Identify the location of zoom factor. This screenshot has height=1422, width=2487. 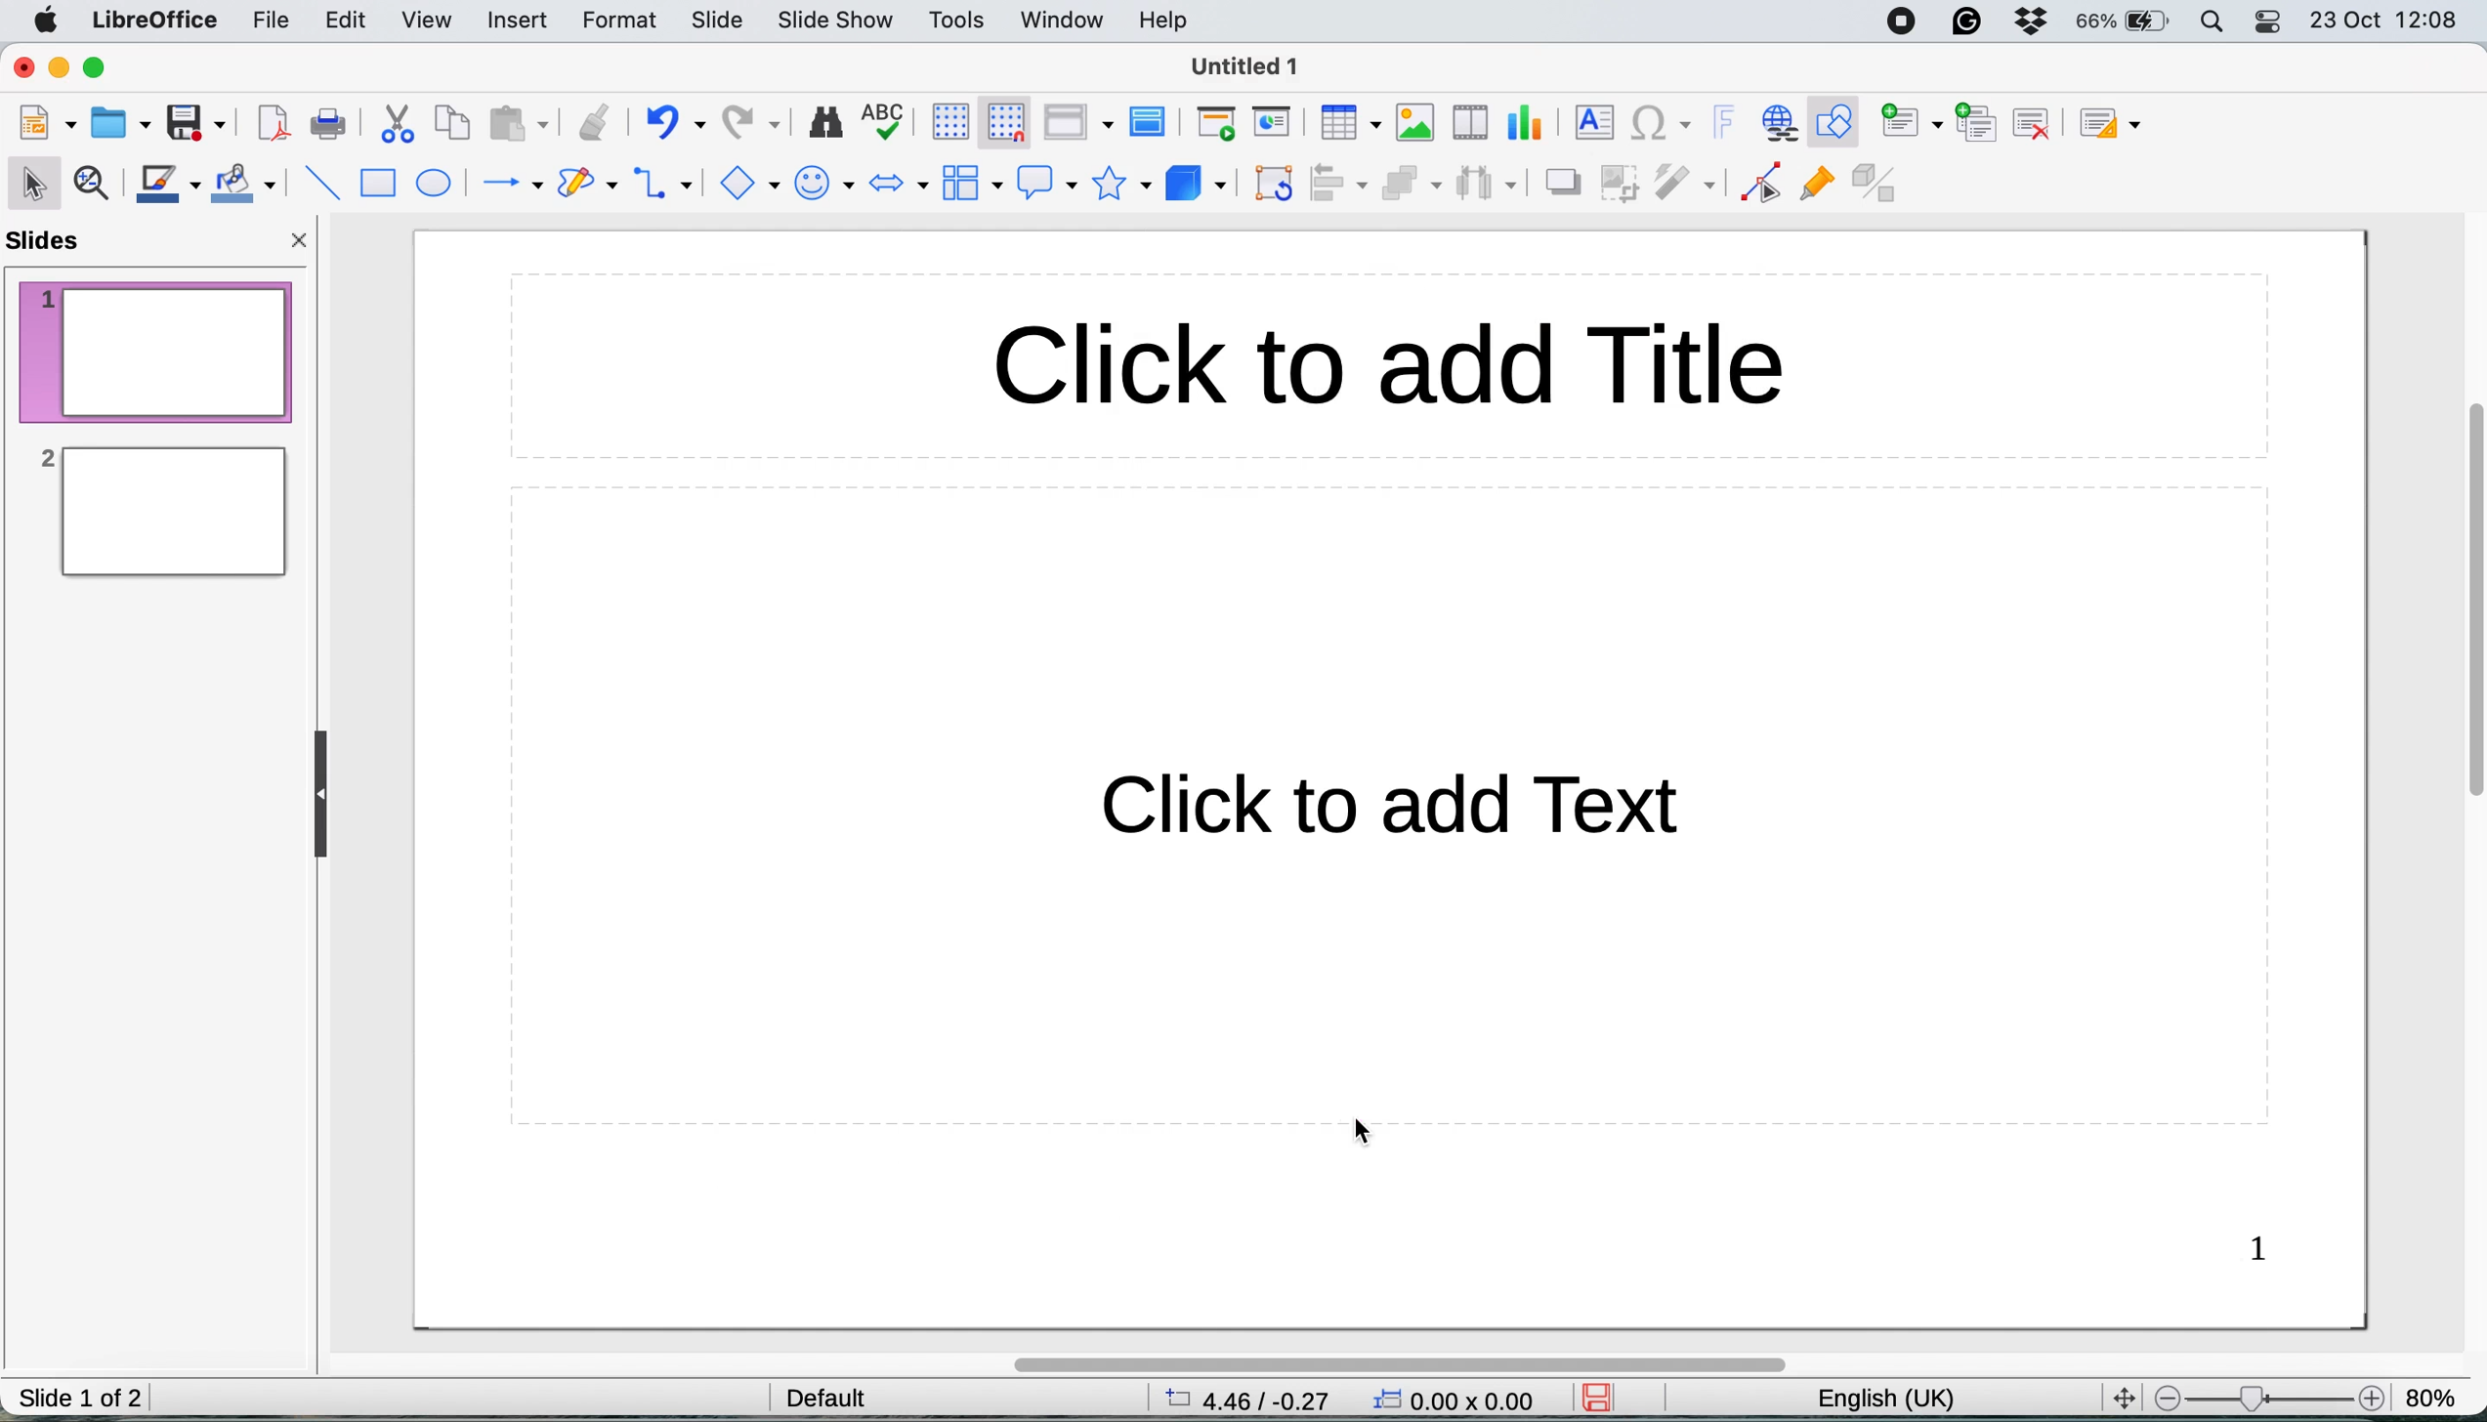
(2267, 1398).